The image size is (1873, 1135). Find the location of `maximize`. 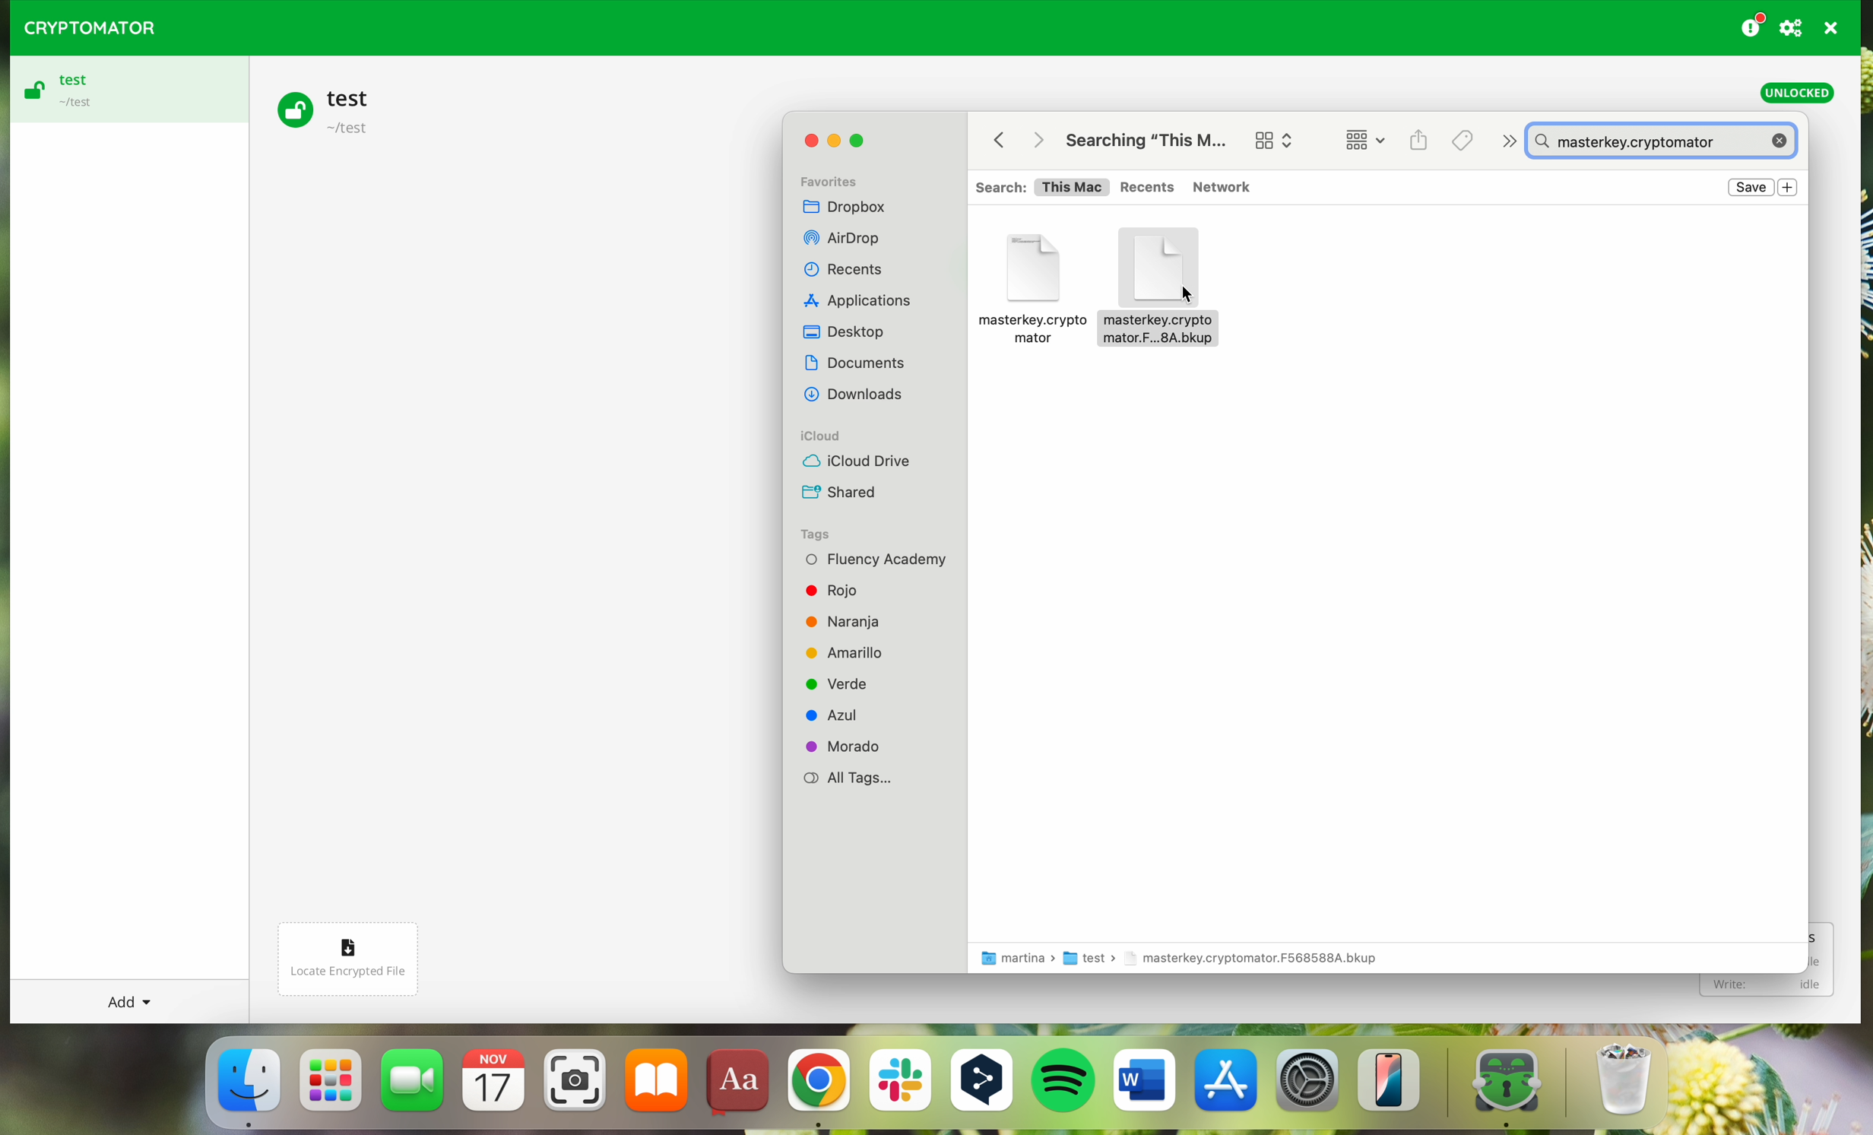

maximize is located at coordinates (862, 140).